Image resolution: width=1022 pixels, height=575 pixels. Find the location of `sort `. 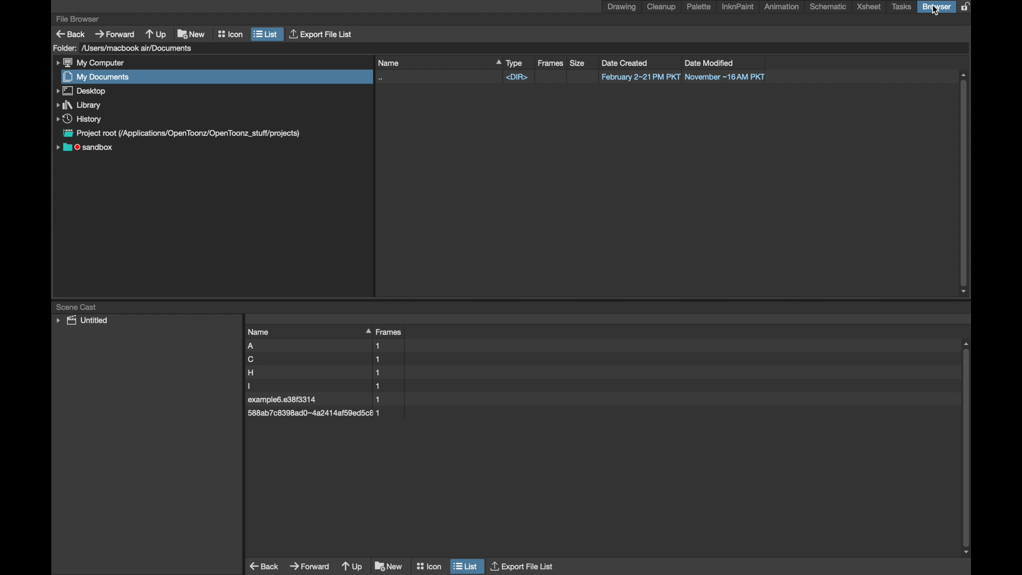

sort  is located at coordinates (494, 63).